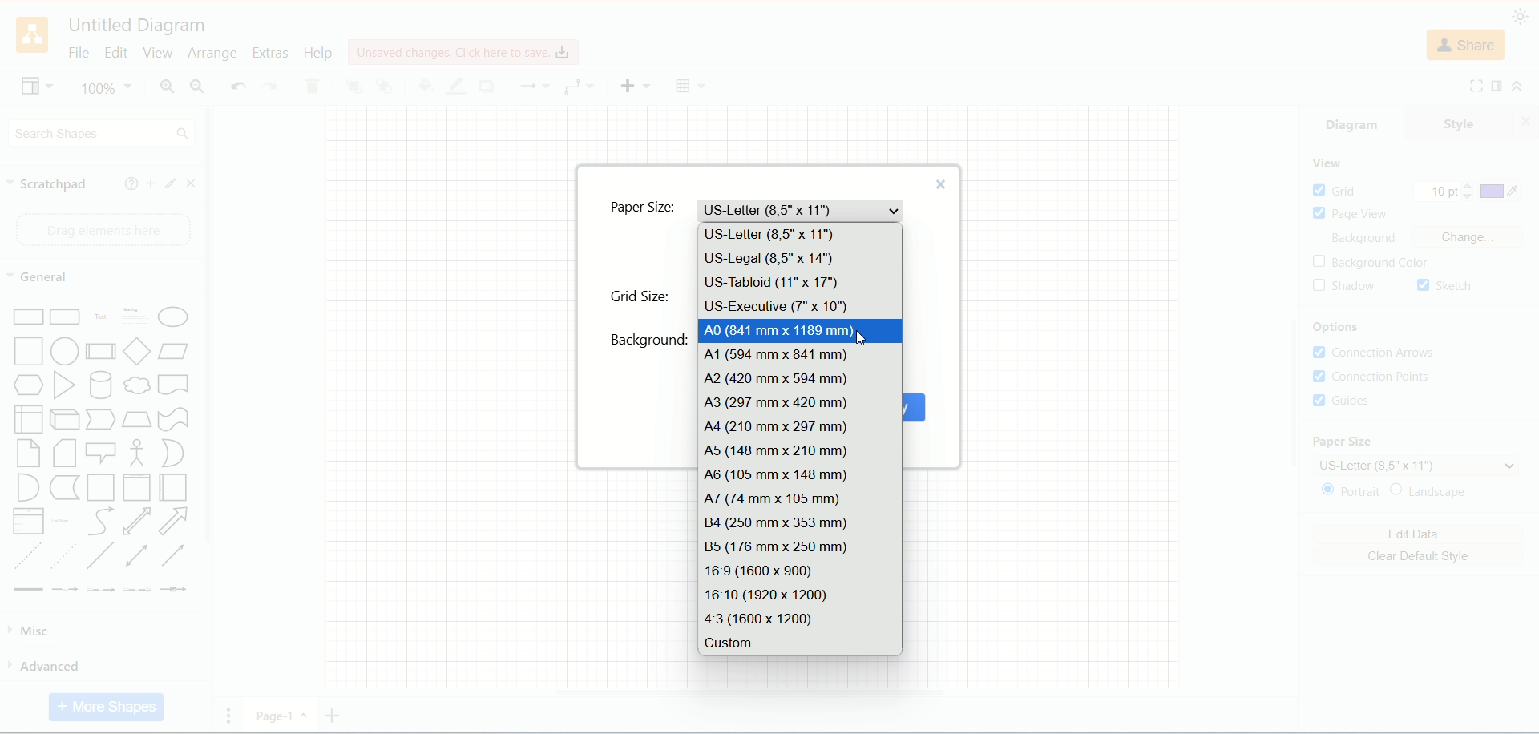  What do you see at coordinates (1345, 287) in the screenshot?
I see `shadow` at bounding box center [1345, 287].